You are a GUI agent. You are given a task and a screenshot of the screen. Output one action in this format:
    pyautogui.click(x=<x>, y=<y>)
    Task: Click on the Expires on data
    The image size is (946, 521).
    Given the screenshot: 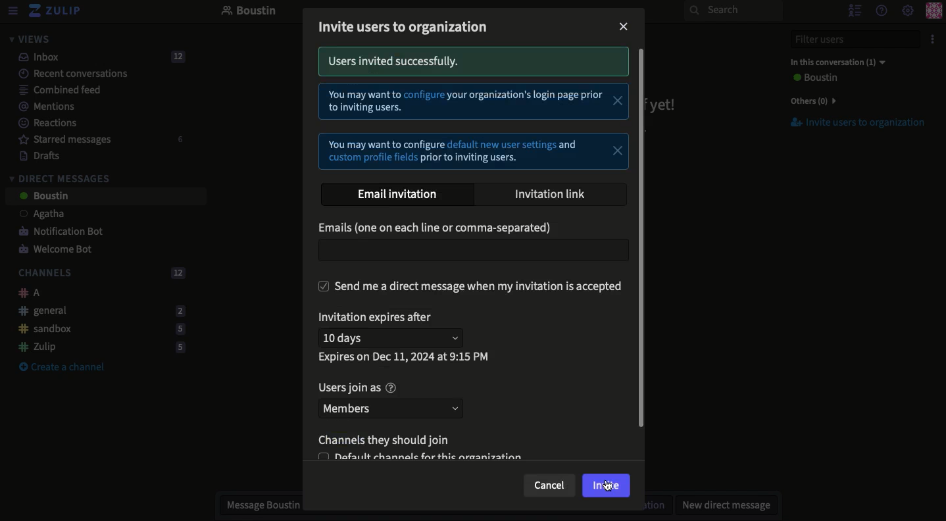 What is the action you would take?
    pyautogui.click(x=407, y=358)
    